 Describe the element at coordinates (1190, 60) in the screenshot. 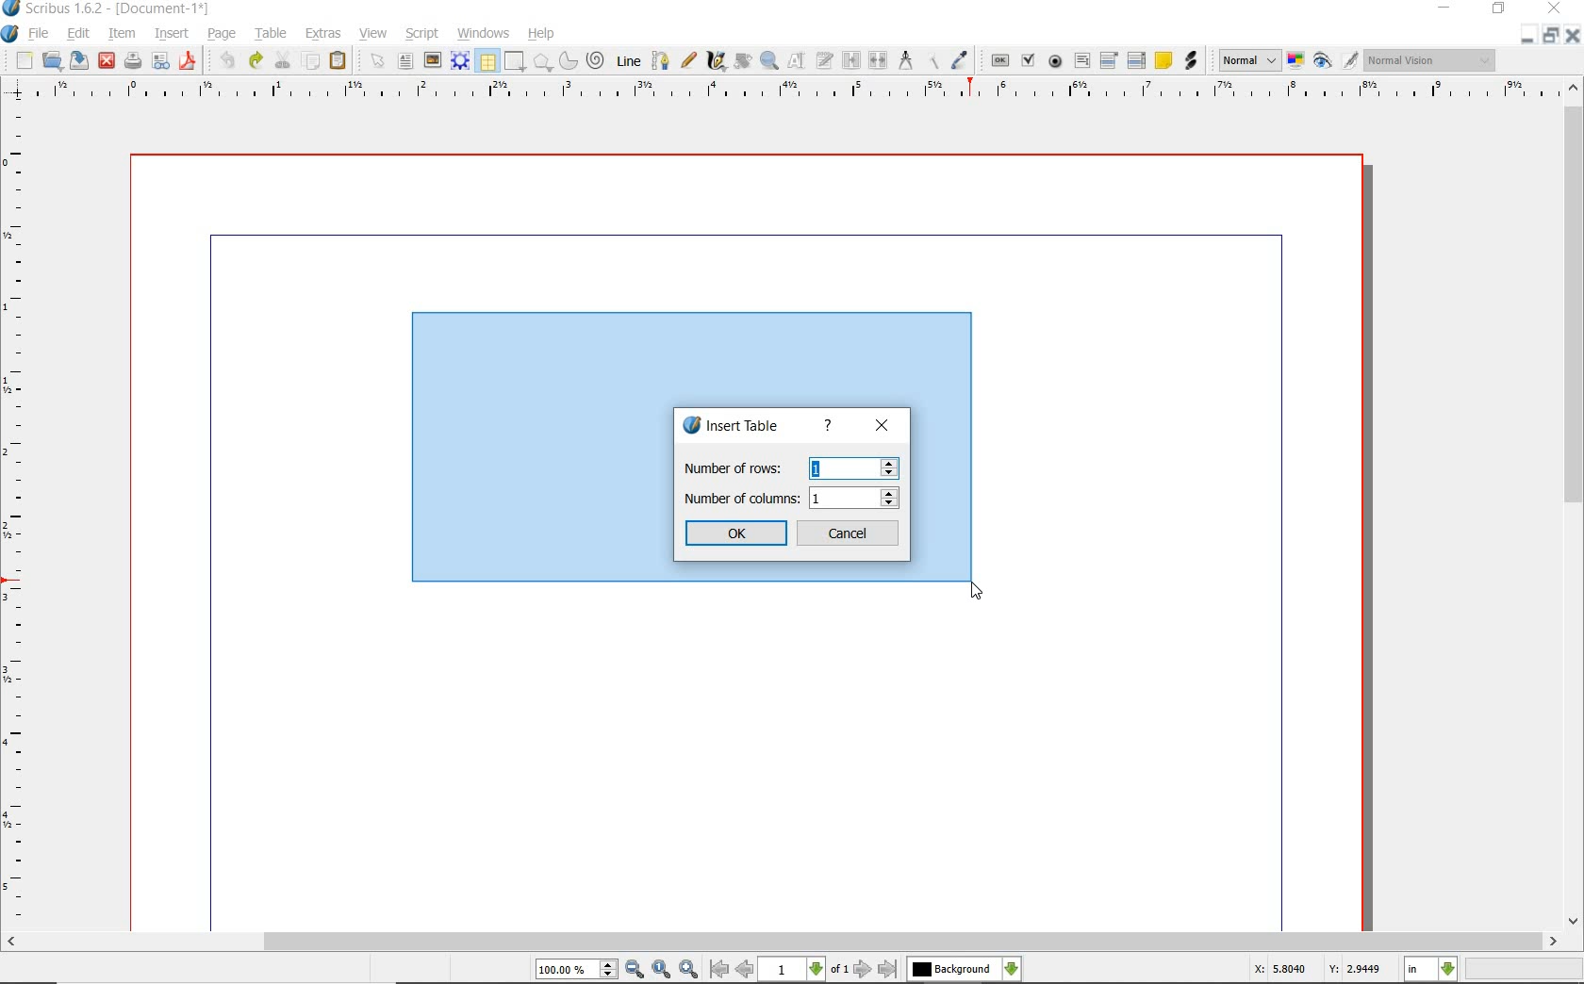

I see `link annotation` at that location.